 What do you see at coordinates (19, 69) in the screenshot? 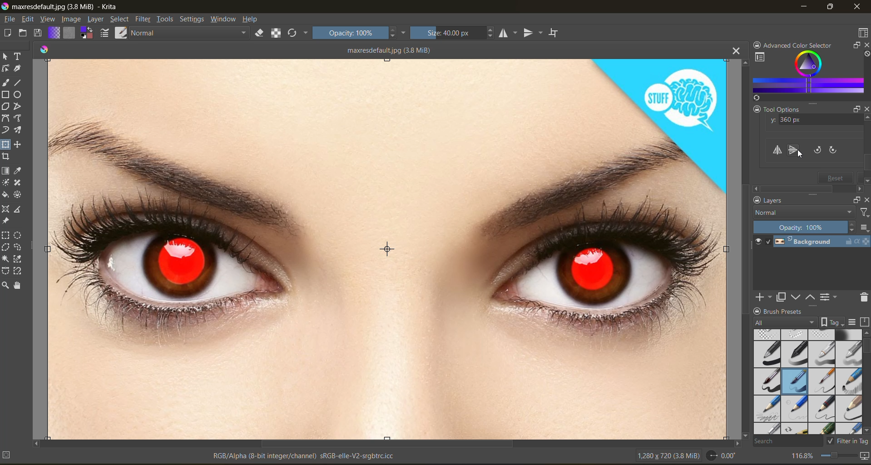
I see `tool` at bounding box center [19, 69].